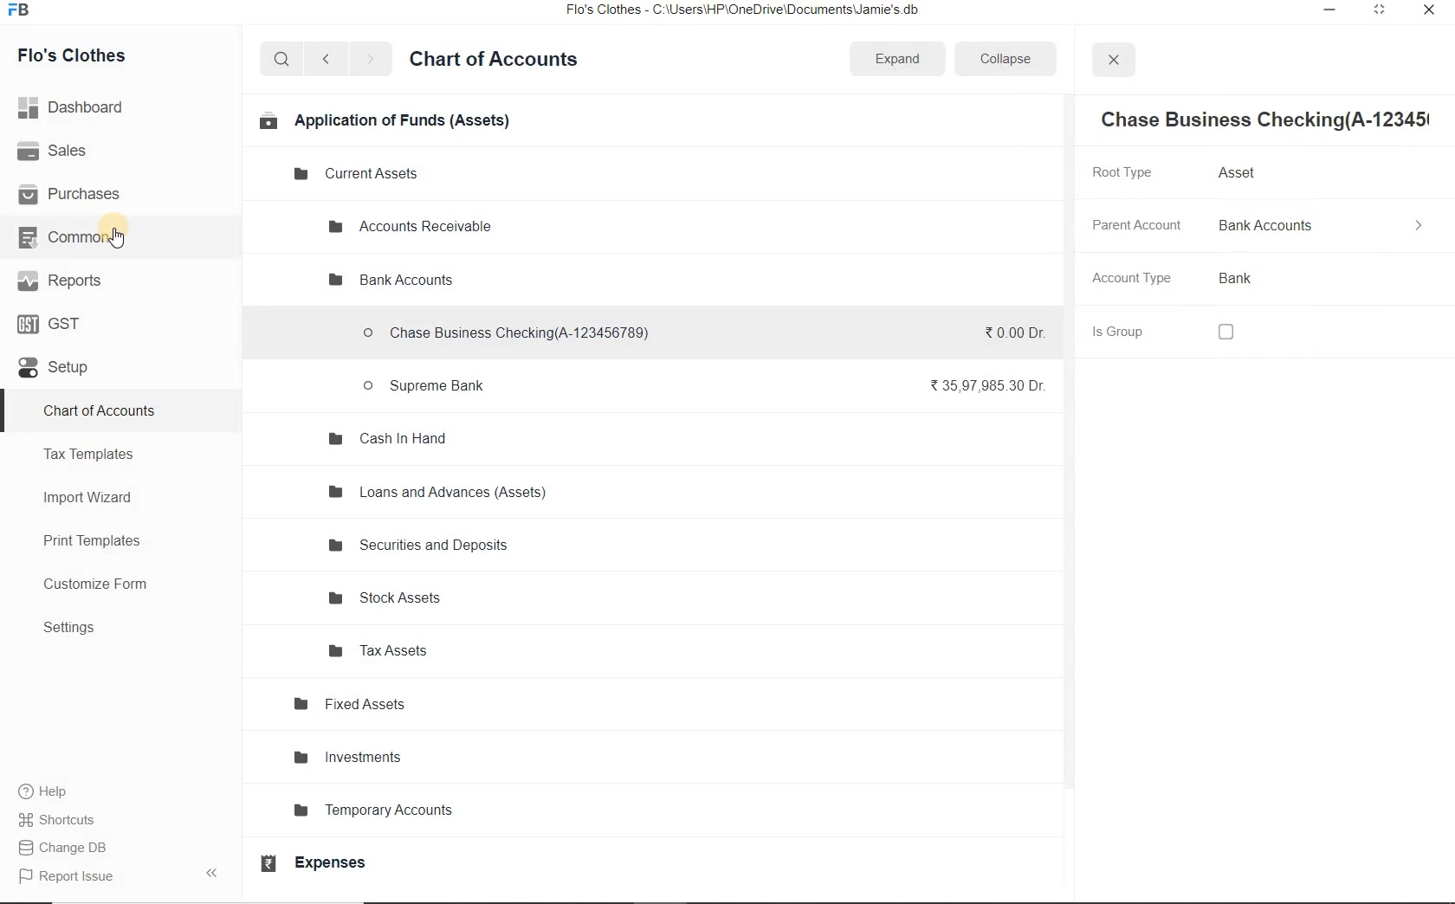 Image resolution: width=1455 pixels, height=904 pixels. I want to click on Bank Accounts, so click(394, 282).